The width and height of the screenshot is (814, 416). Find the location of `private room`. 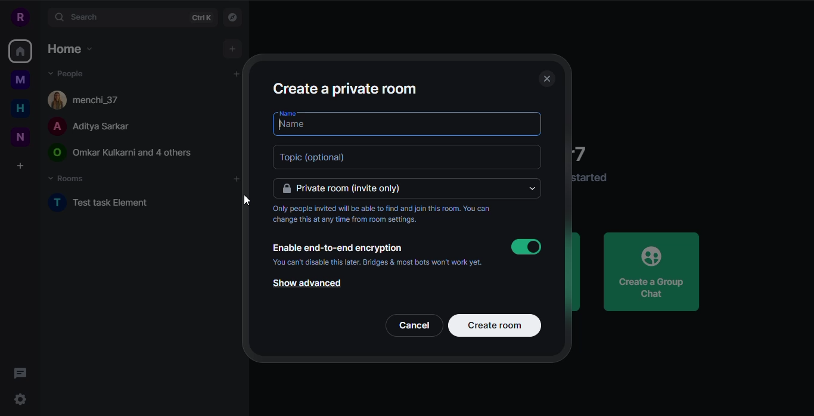

private room is located at coordinates (348, 189).